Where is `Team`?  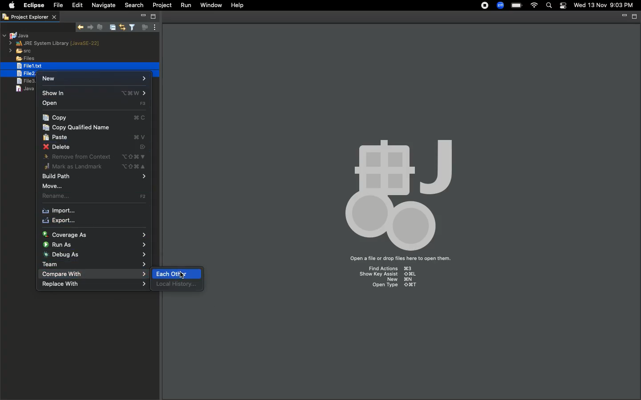
Team is located at coordinates (94, 264).